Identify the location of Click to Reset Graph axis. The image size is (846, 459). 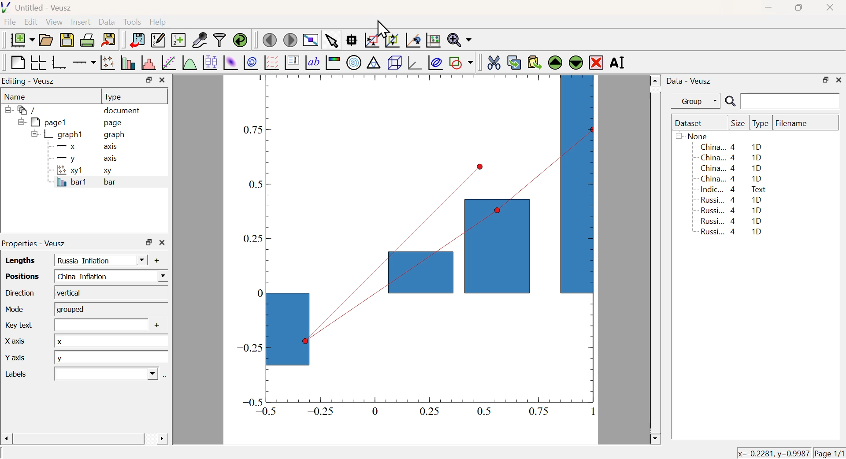
(433, 39).